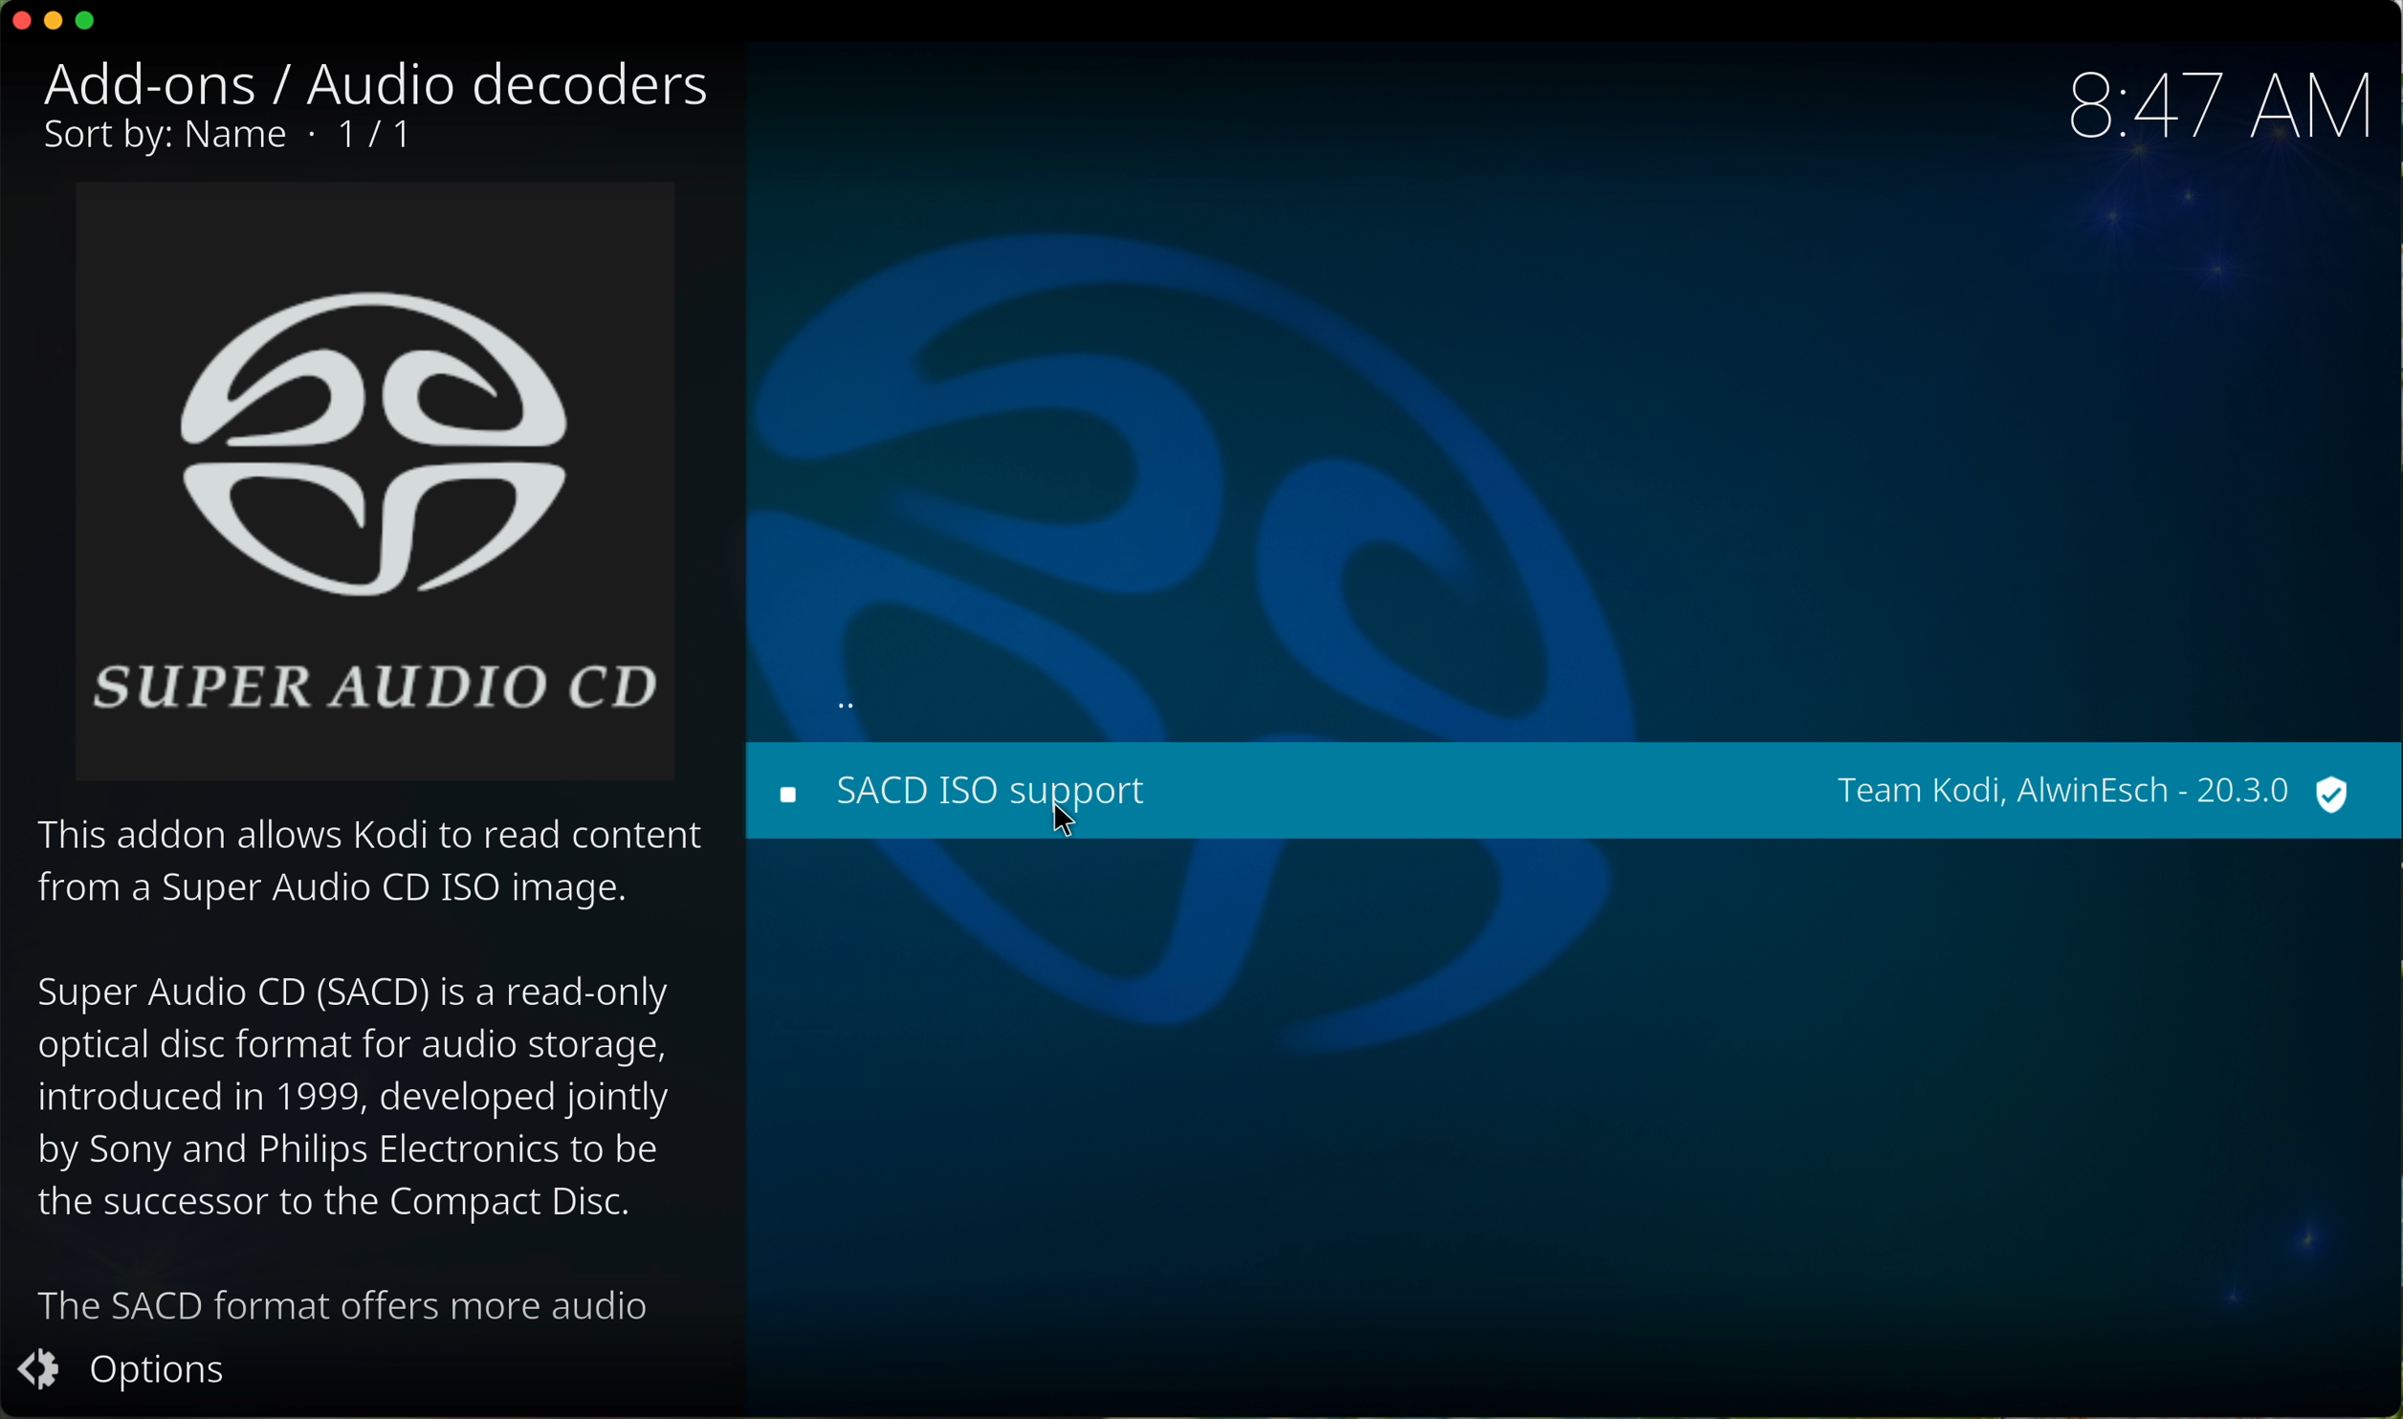  I want to click on maximize, so click(93, 26).